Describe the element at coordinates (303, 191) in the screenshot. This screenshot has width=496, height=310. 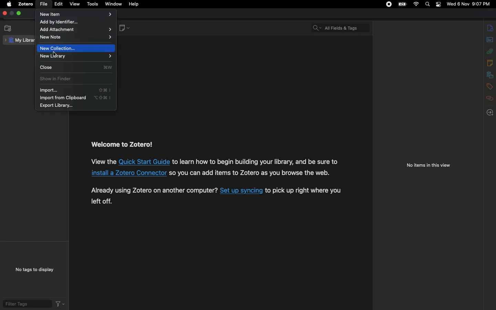
I see `to pick up right where you` at that location.